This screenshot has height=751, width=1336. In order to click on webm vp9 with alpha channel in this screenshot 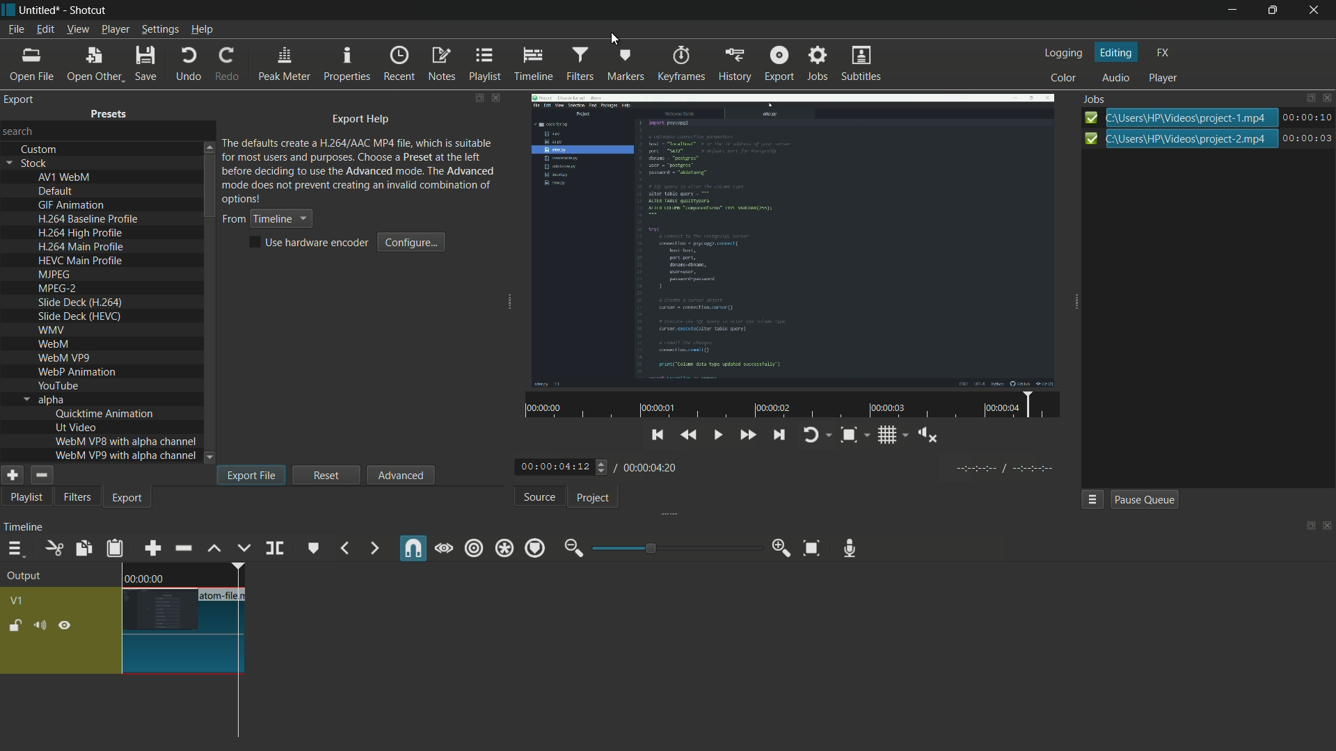, I will do `click(126, 455)`.